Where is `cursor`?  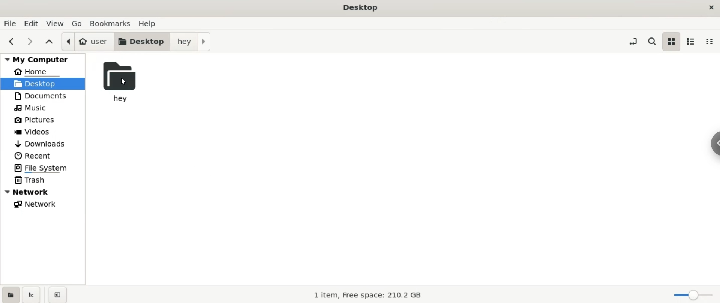
cursor is located at coordinates (123, 81).